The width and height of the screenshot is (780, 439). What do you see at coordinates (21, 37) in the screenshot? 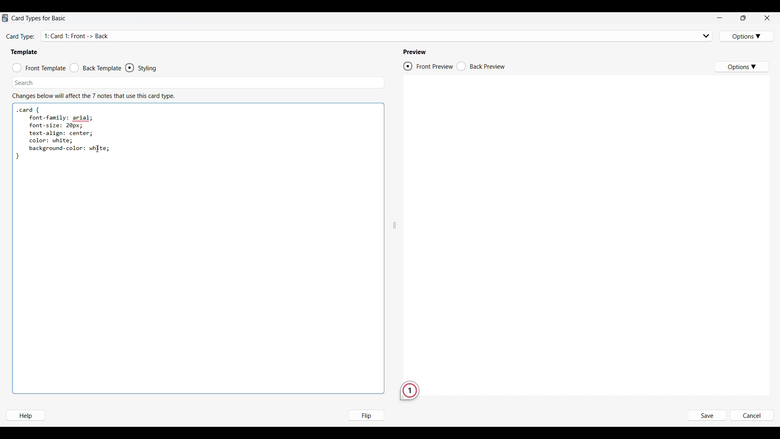
I see `Indicates card type setting` at bounding box center [21, 37].